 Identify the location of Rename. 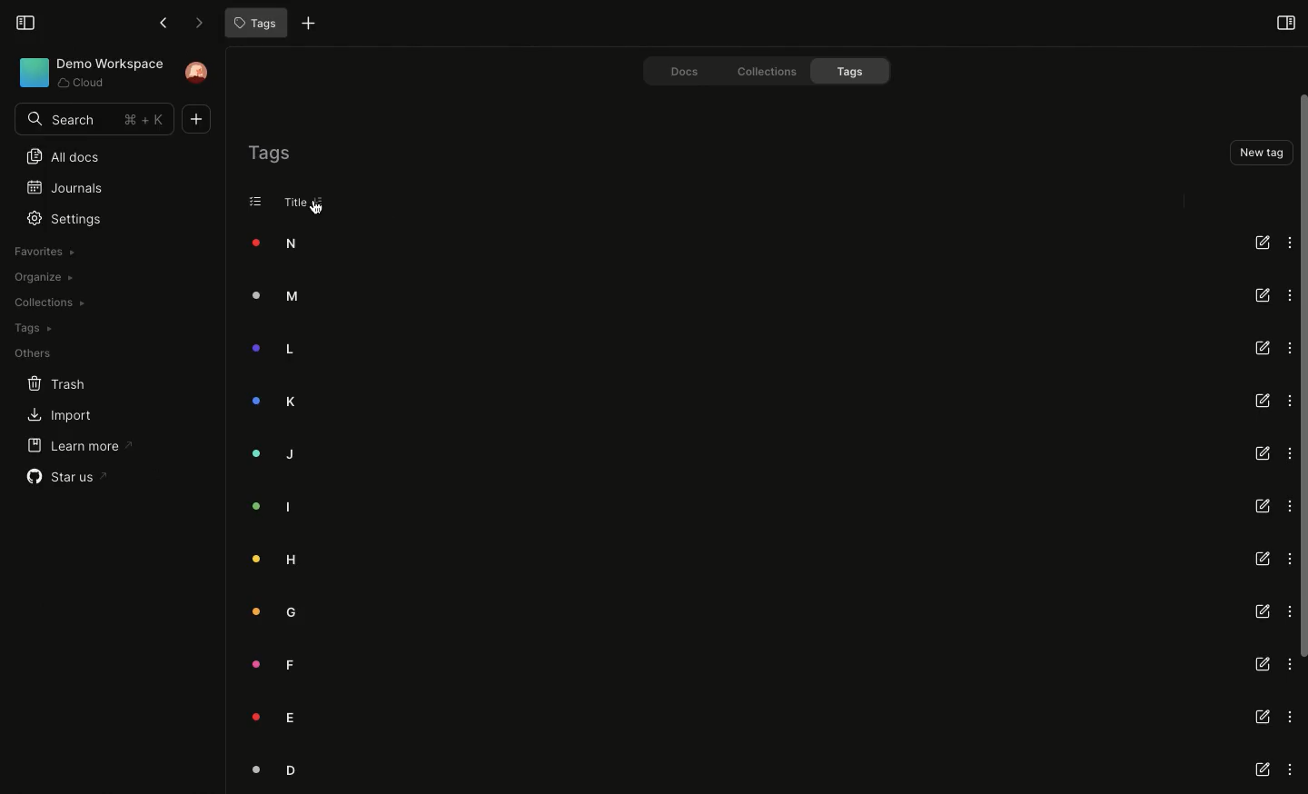
(1263, 558).